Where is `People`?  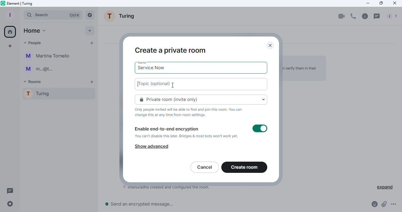 People is located at coordinates (34, 42).